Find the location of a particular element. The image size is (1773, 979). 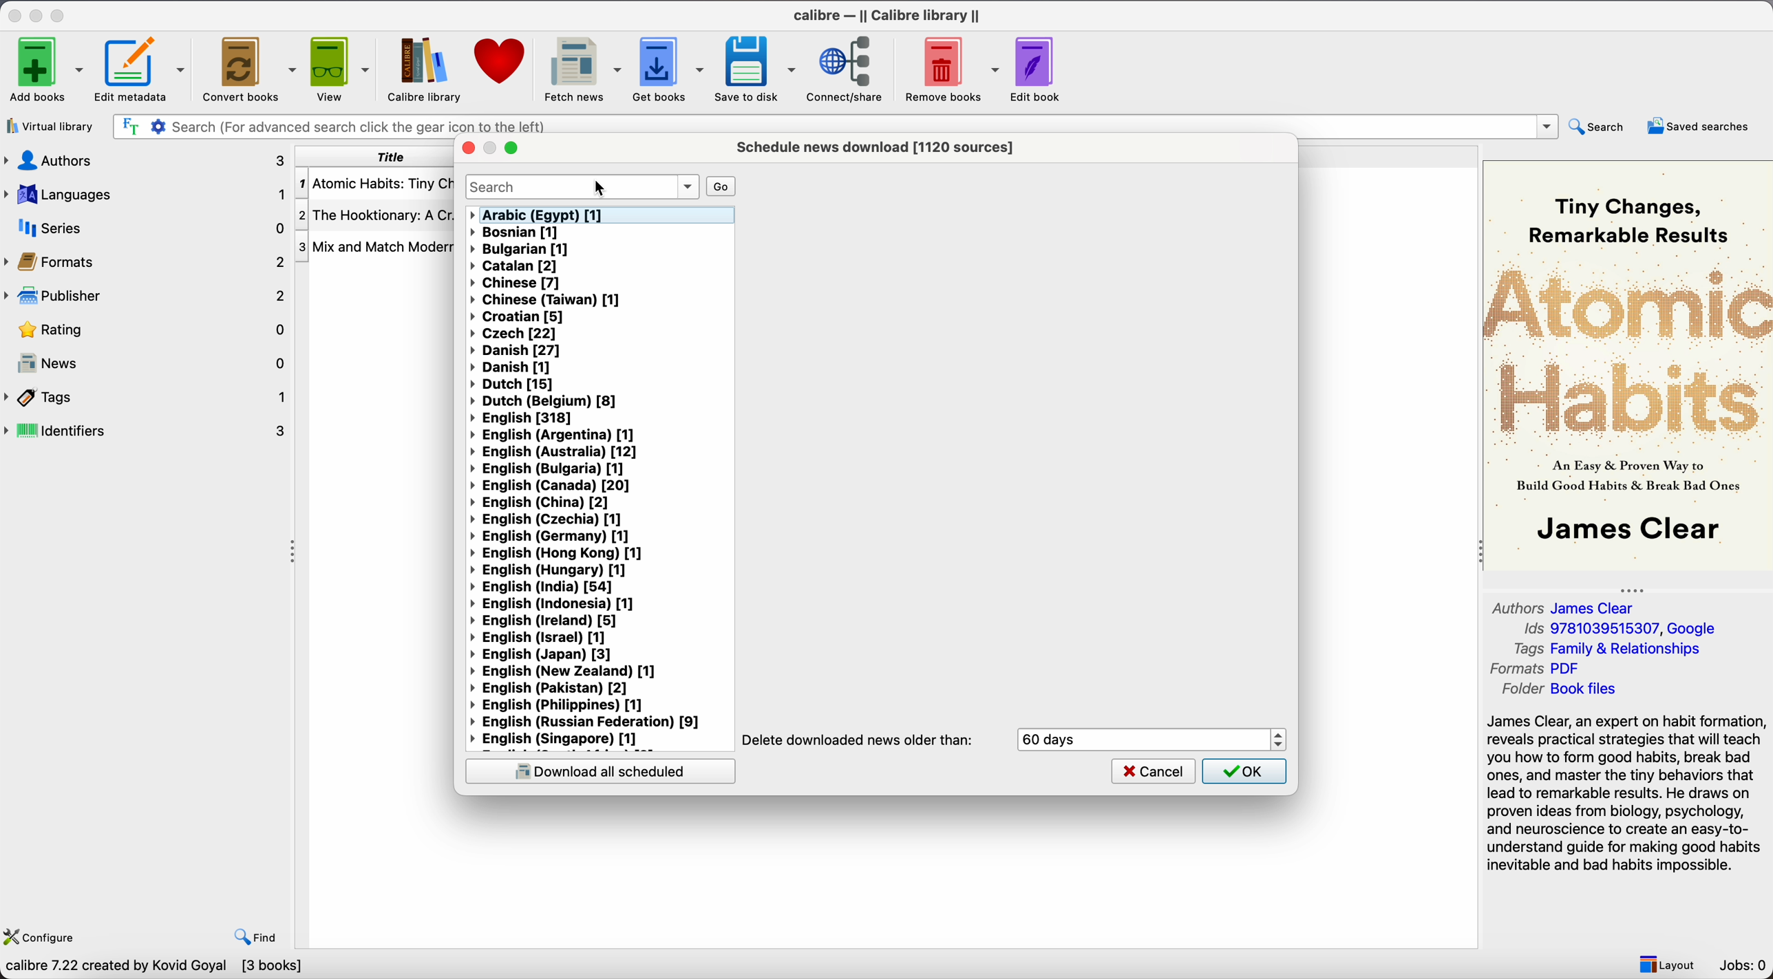

series is located at coordinates (147, 227).